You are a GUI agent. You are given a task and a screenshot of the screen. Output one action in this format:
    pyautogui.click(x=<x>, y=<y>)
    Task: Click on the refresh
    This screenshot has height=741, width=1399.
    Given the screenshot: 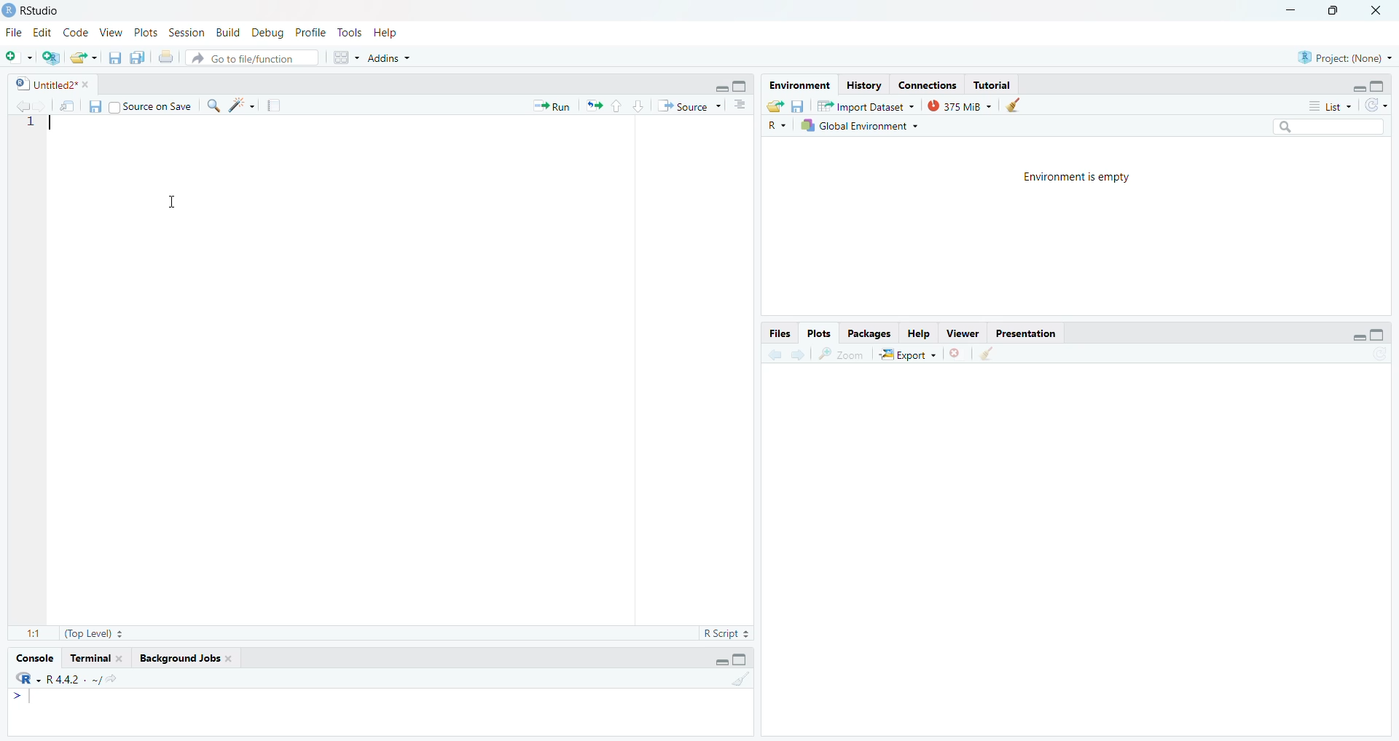 What is the action you would take?
    pyautogui.click(x=1375, y=105)
    